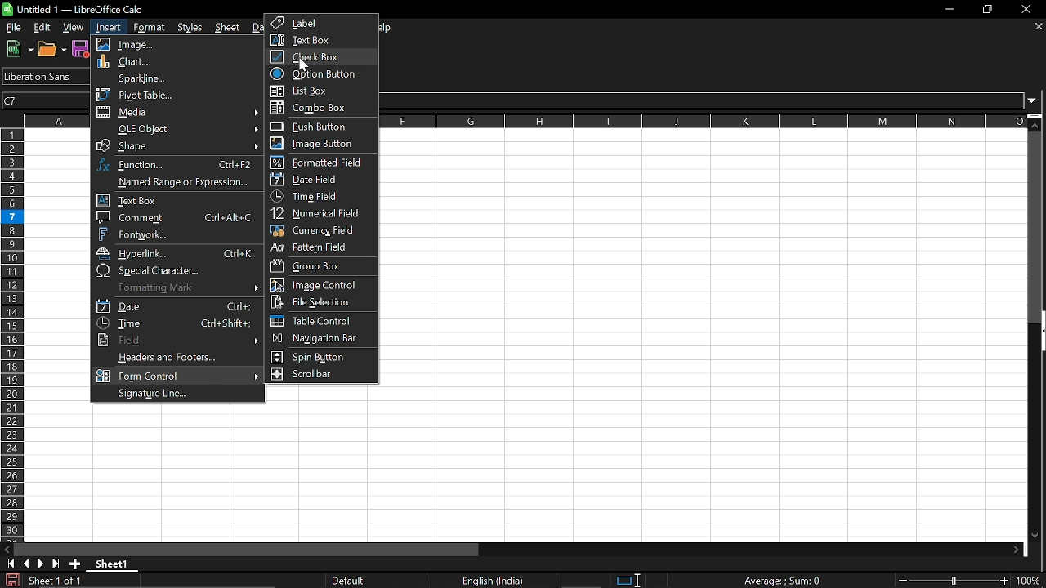 This screenshot has height=588, width=1046. Describe the element at coordinates (1016, 550) in the screenshot. I see `Move right` at that location.